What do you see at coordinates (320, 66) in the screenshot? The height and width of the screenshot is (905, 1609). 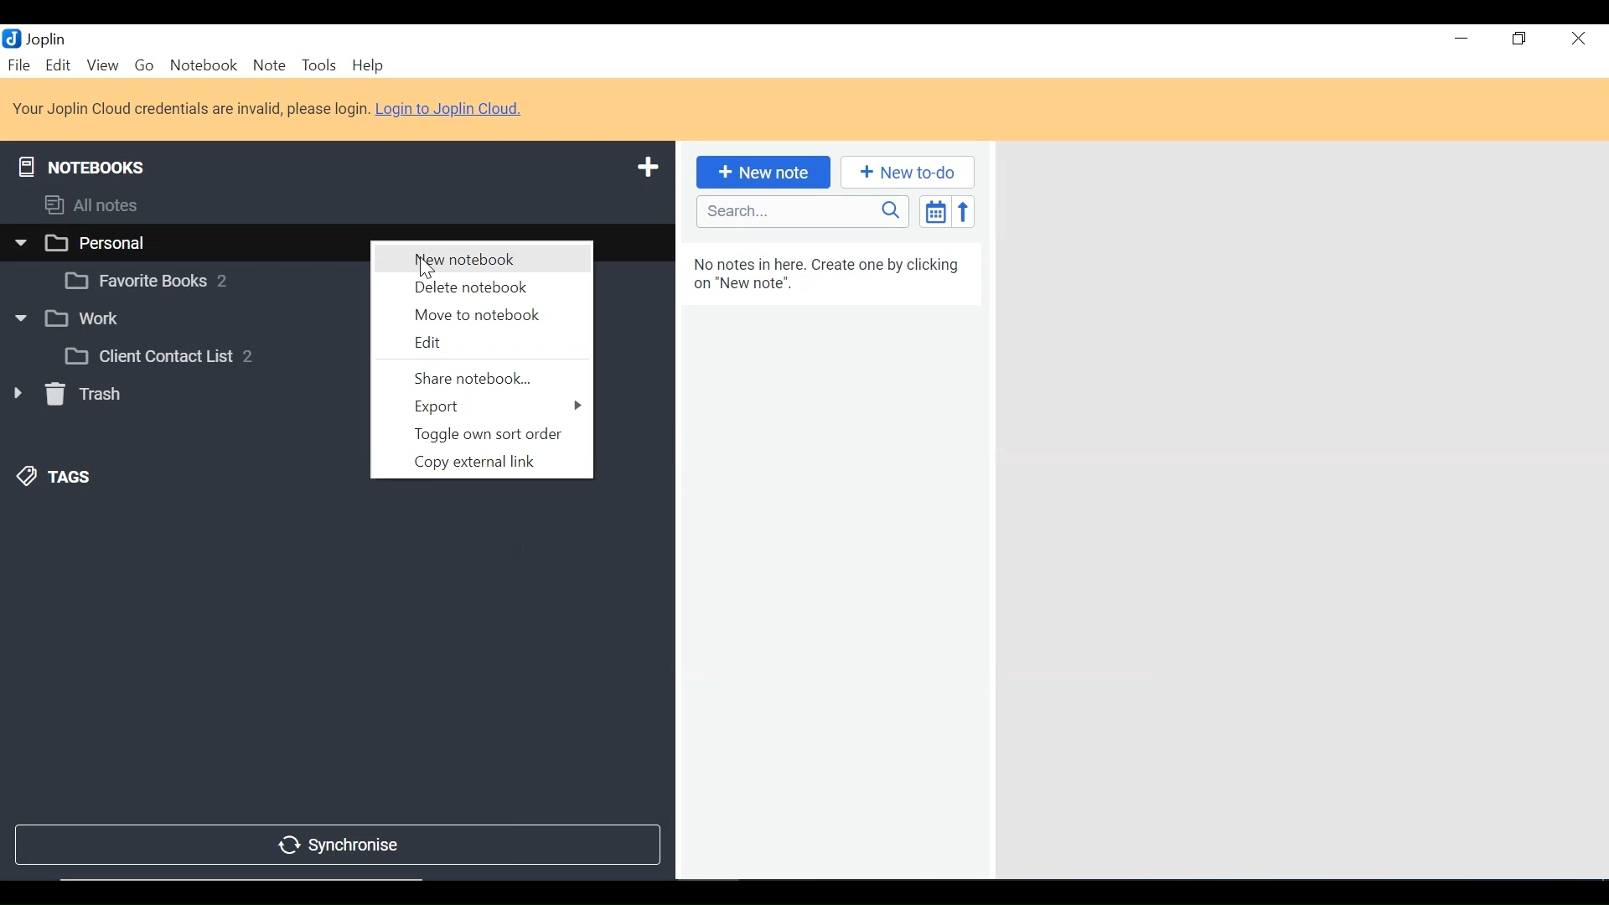 I see `Tools` at bounding box center [320, 66].